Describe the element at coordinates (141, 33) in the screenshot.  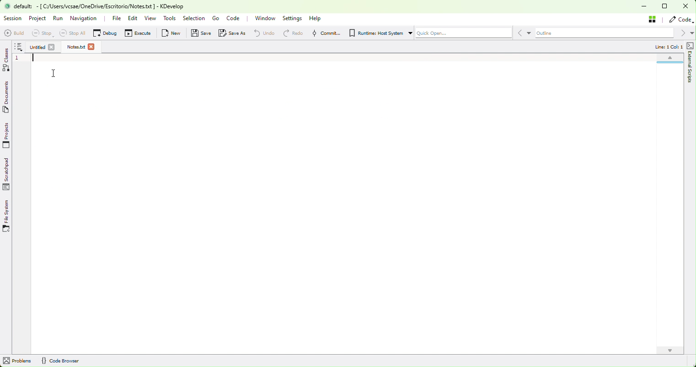
I see `Execute` at that location.